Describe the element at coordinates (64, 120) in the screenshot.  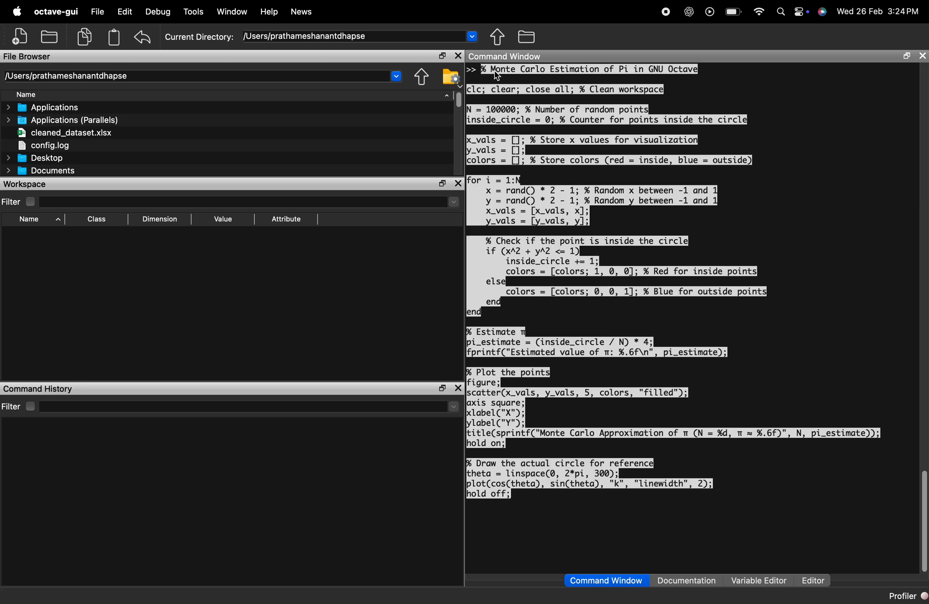
I see `Applications (Parallels)` at that location.